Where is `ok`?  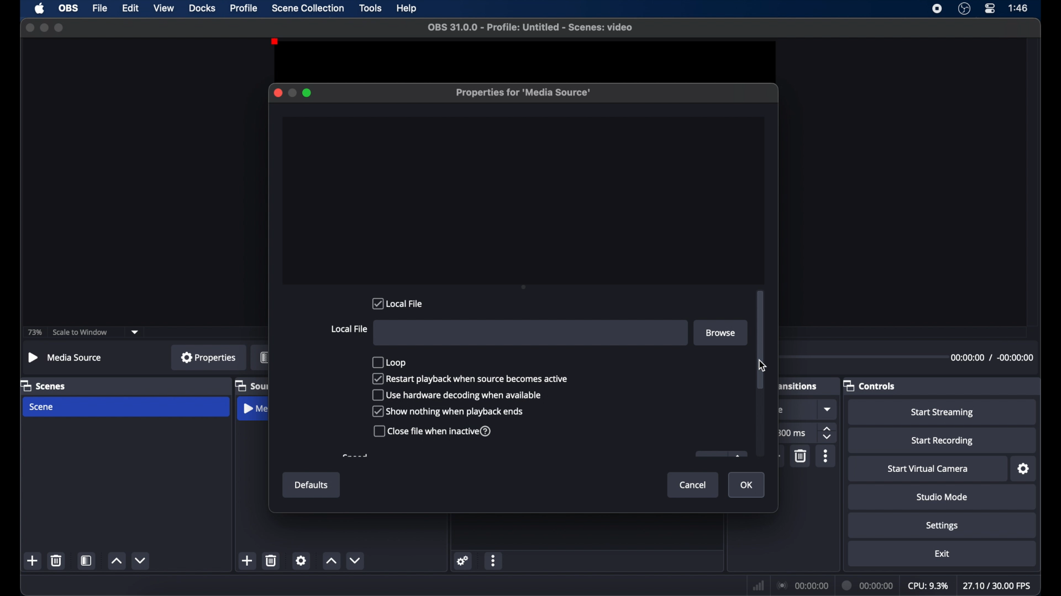
ok is located at coordinates (747, 486).